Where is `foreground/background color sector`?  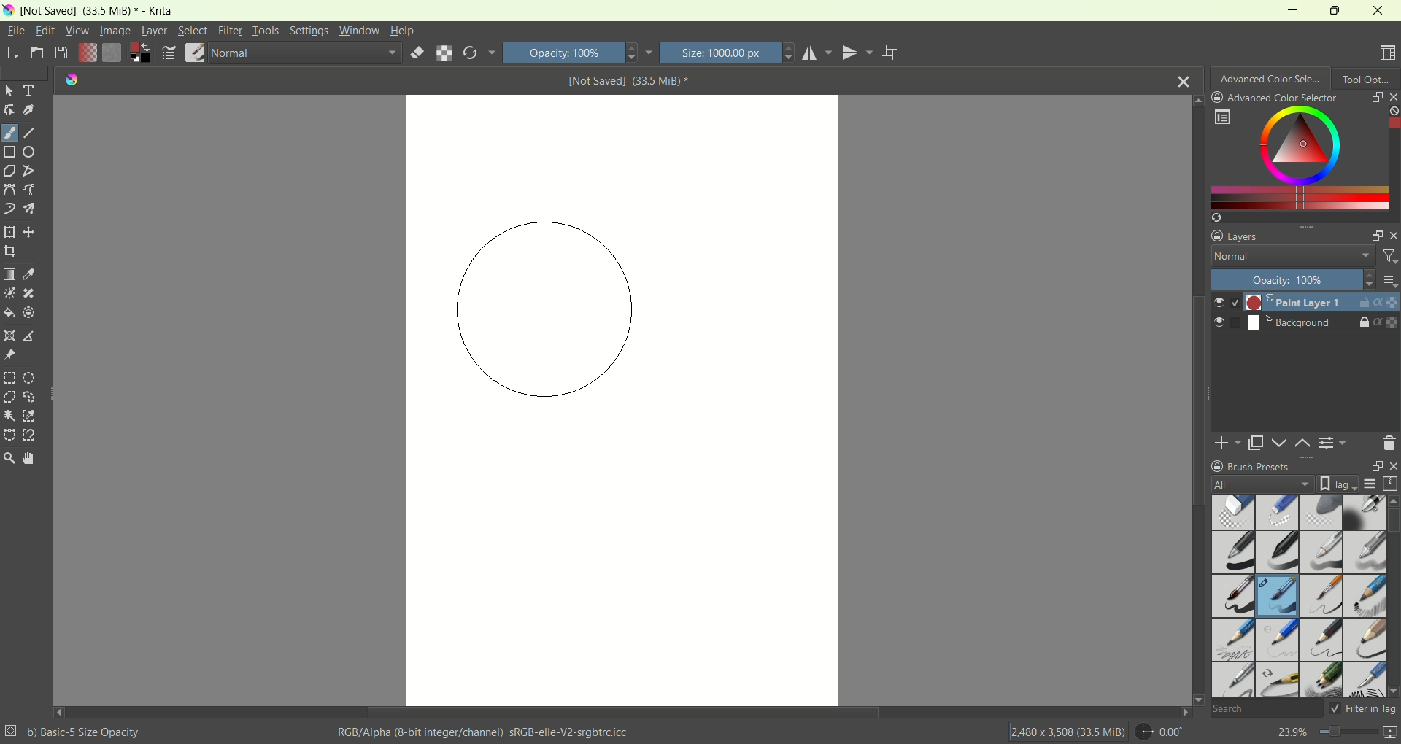
foreground/background color sector is located at coordinates (141, 54).